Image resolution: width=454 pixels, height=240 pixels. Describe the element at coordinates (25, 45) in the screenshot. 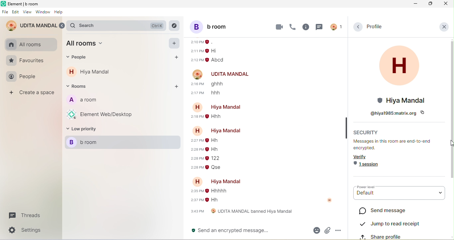

I see `all rooms` at that location.